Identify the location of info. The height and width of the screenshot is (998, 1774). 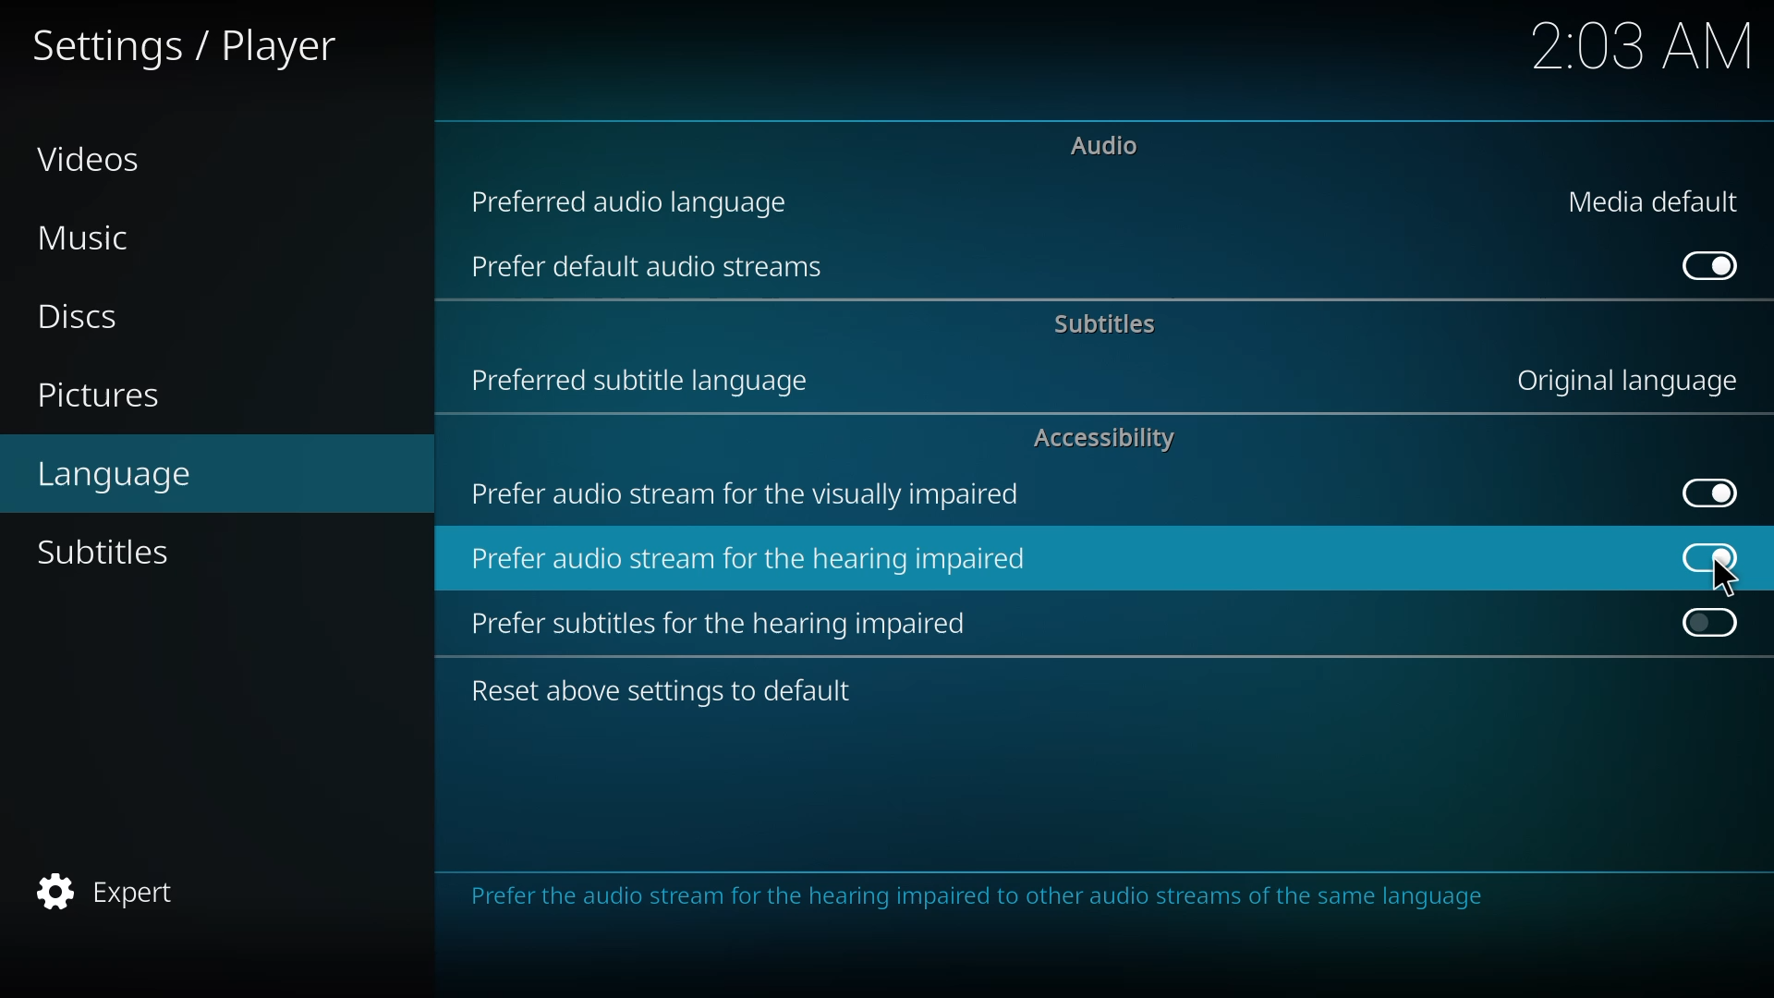
(974, 900).